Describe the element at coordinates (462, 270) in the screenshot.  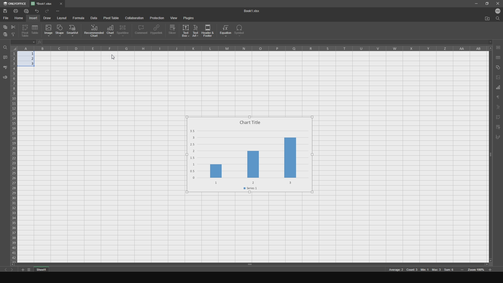
I see `zoom in` at that location.